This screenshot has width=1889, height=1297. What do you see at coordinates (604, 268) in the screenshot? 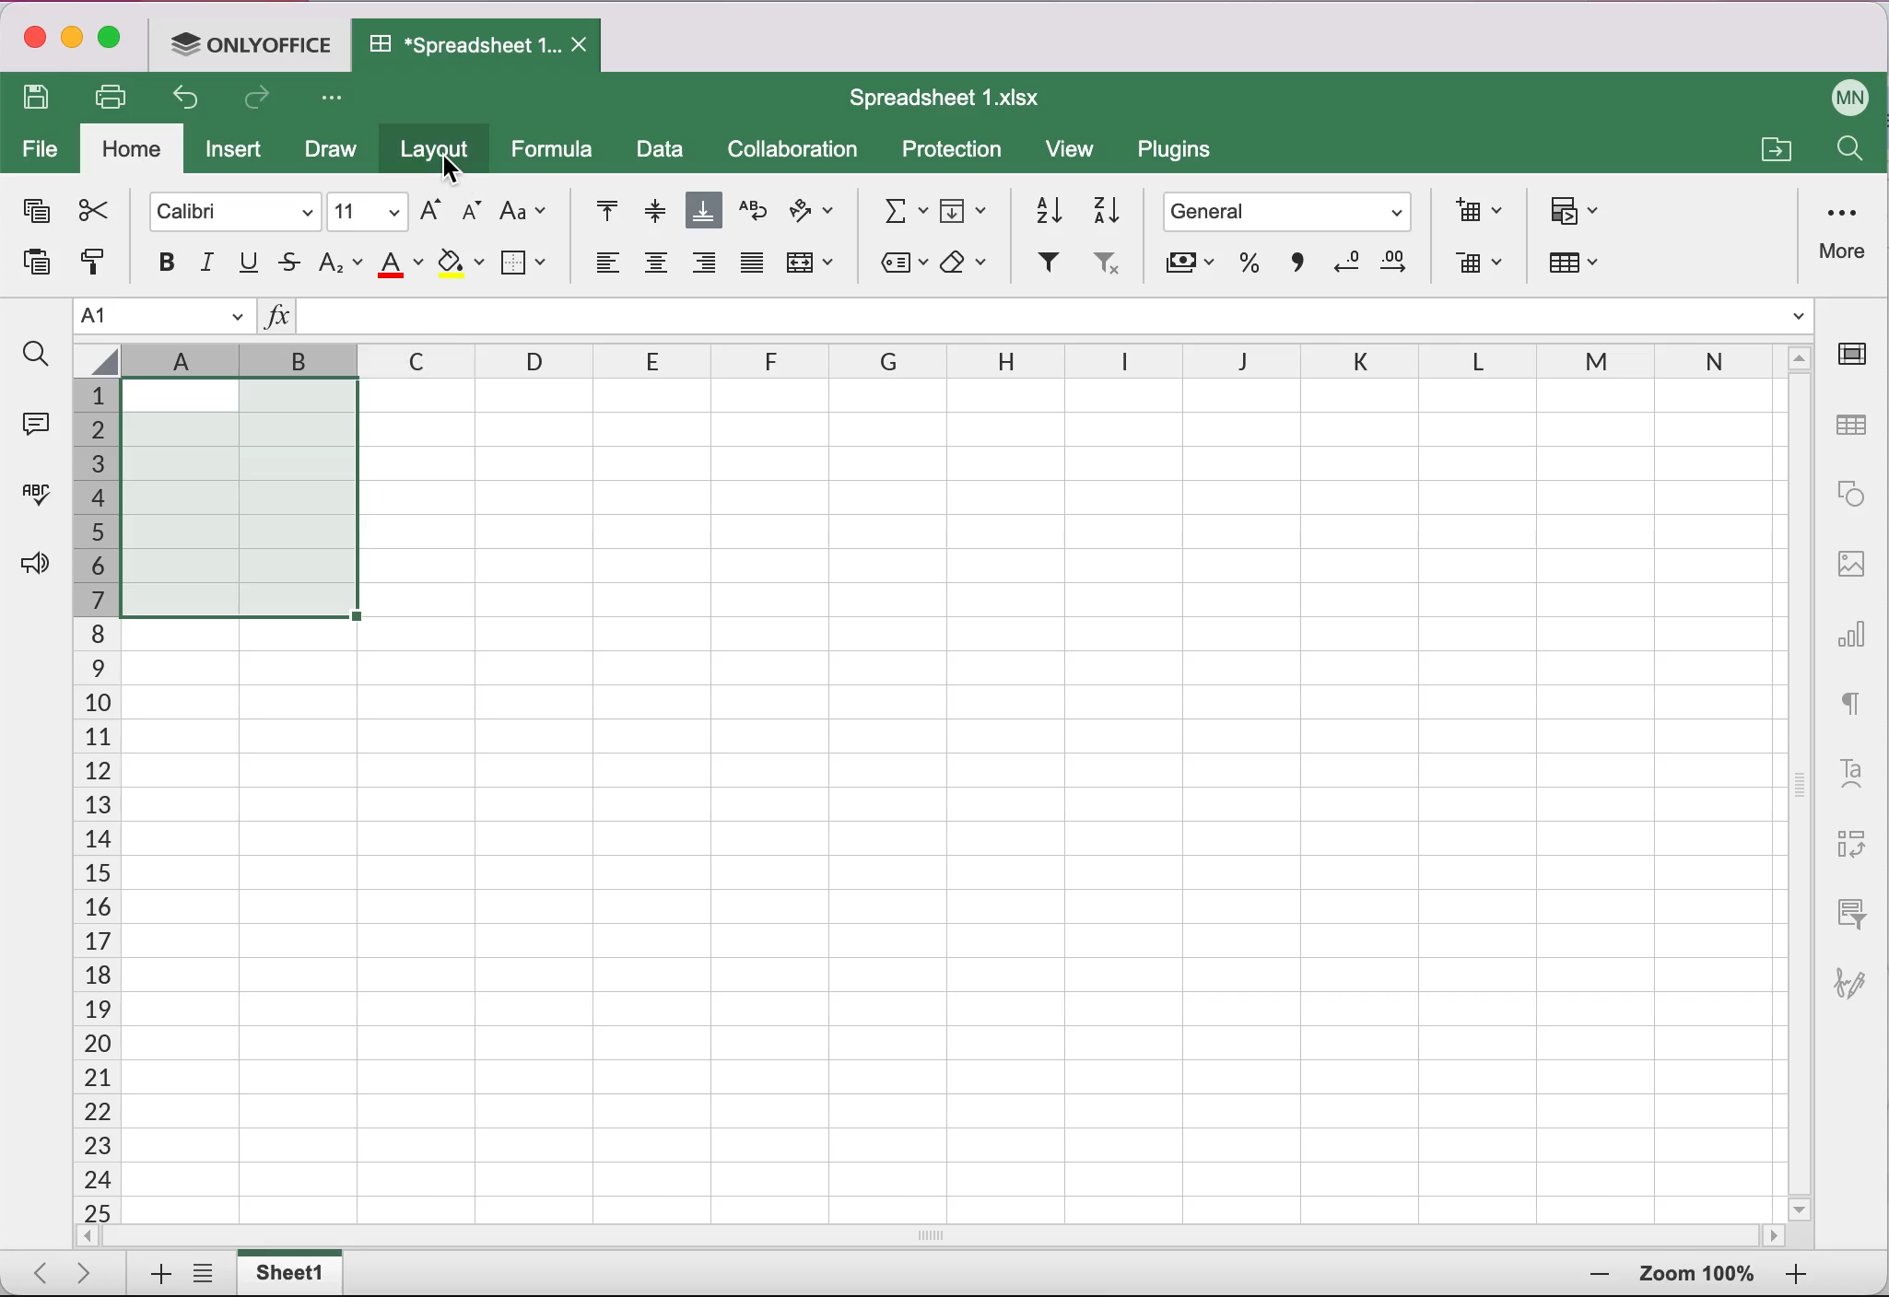
I see `align left` at bounding box center [604, 268].